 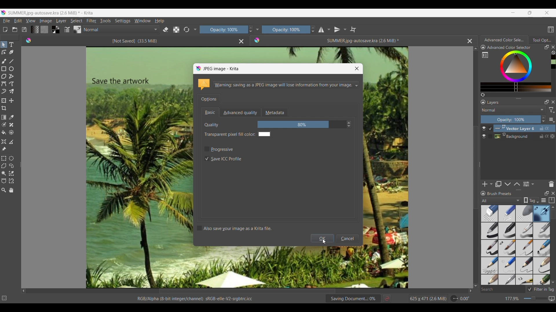 I want to click on Image/Artwork space, so click(x=278, y=267).